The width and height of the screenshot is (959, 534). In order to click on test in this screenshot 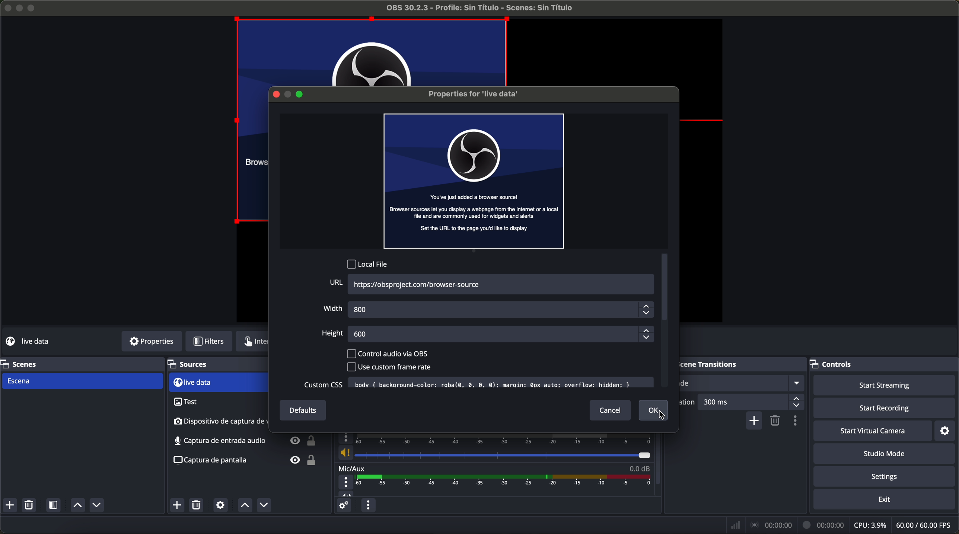, I will do `click(218, 383)`.